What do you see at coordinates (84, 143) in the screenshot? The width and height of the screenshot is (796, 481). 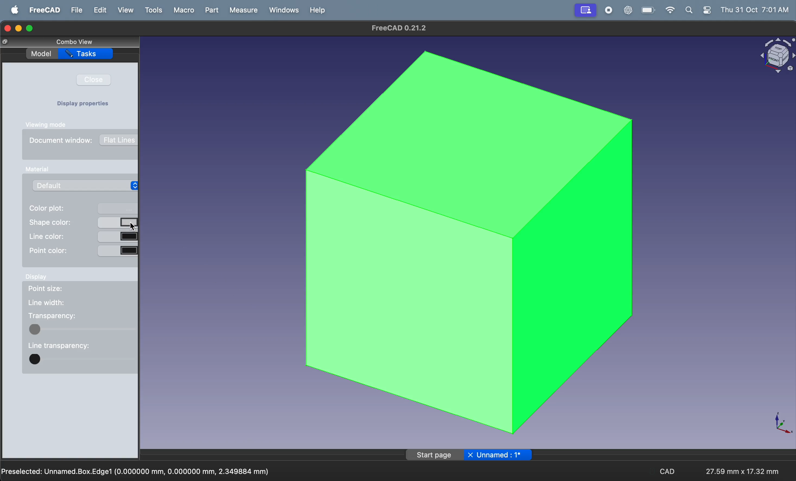 I see `document window` at bounding box center [84, 143].